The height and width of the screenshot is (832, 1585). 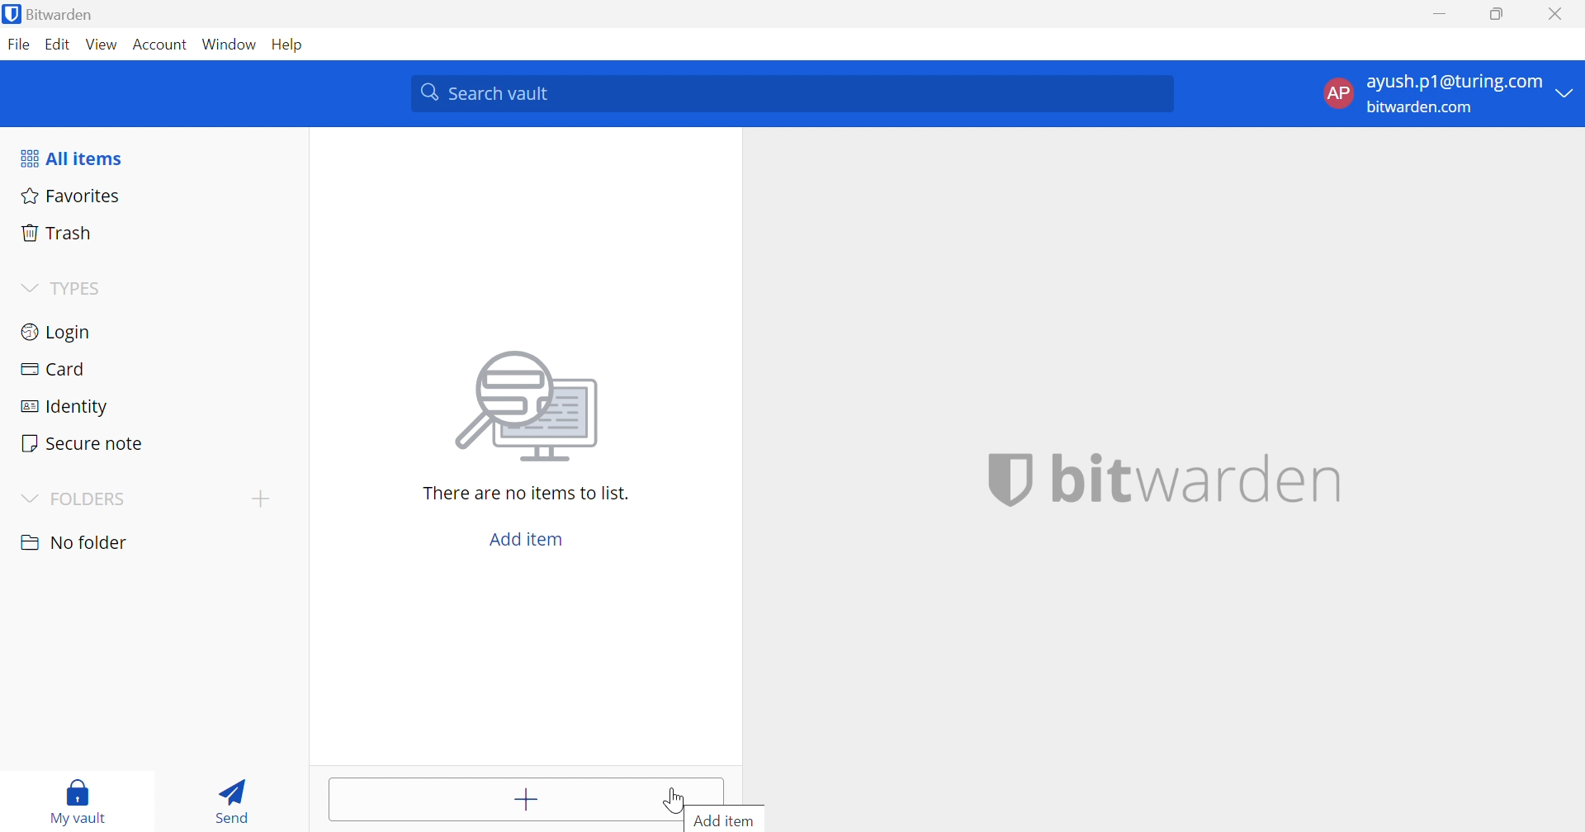 I want to click on Trash, so click(x=58, y=231).